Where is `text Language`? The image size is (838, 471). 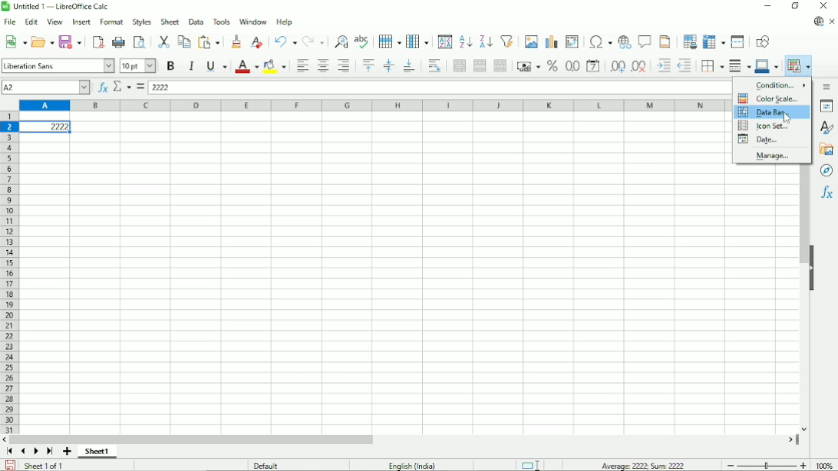
text Language is located at coordinates (412, 466).